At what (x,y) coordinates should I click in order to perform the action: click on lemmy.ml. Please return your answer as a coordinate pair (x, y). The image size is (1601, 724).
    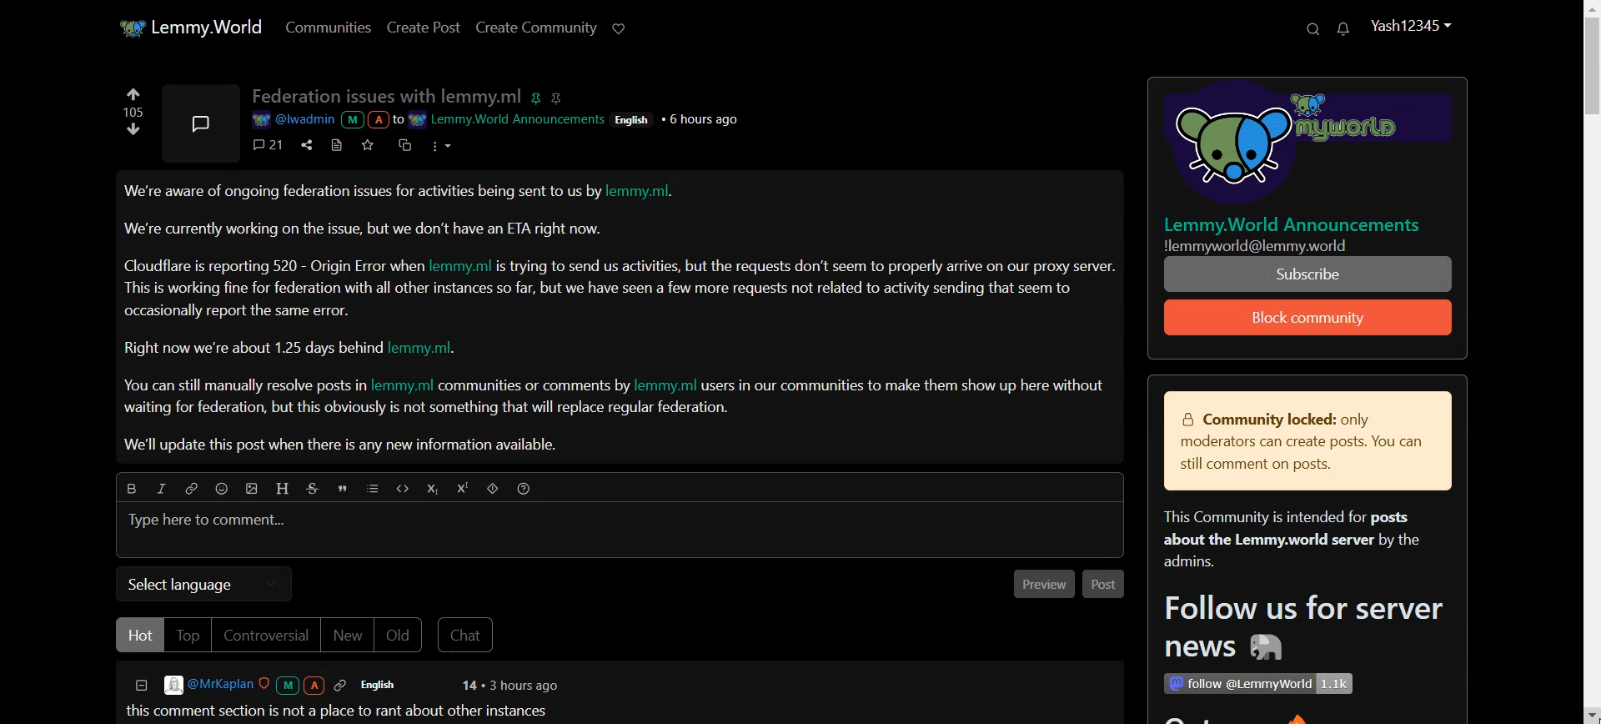
    Looking at the image, I should click on (665, 385).